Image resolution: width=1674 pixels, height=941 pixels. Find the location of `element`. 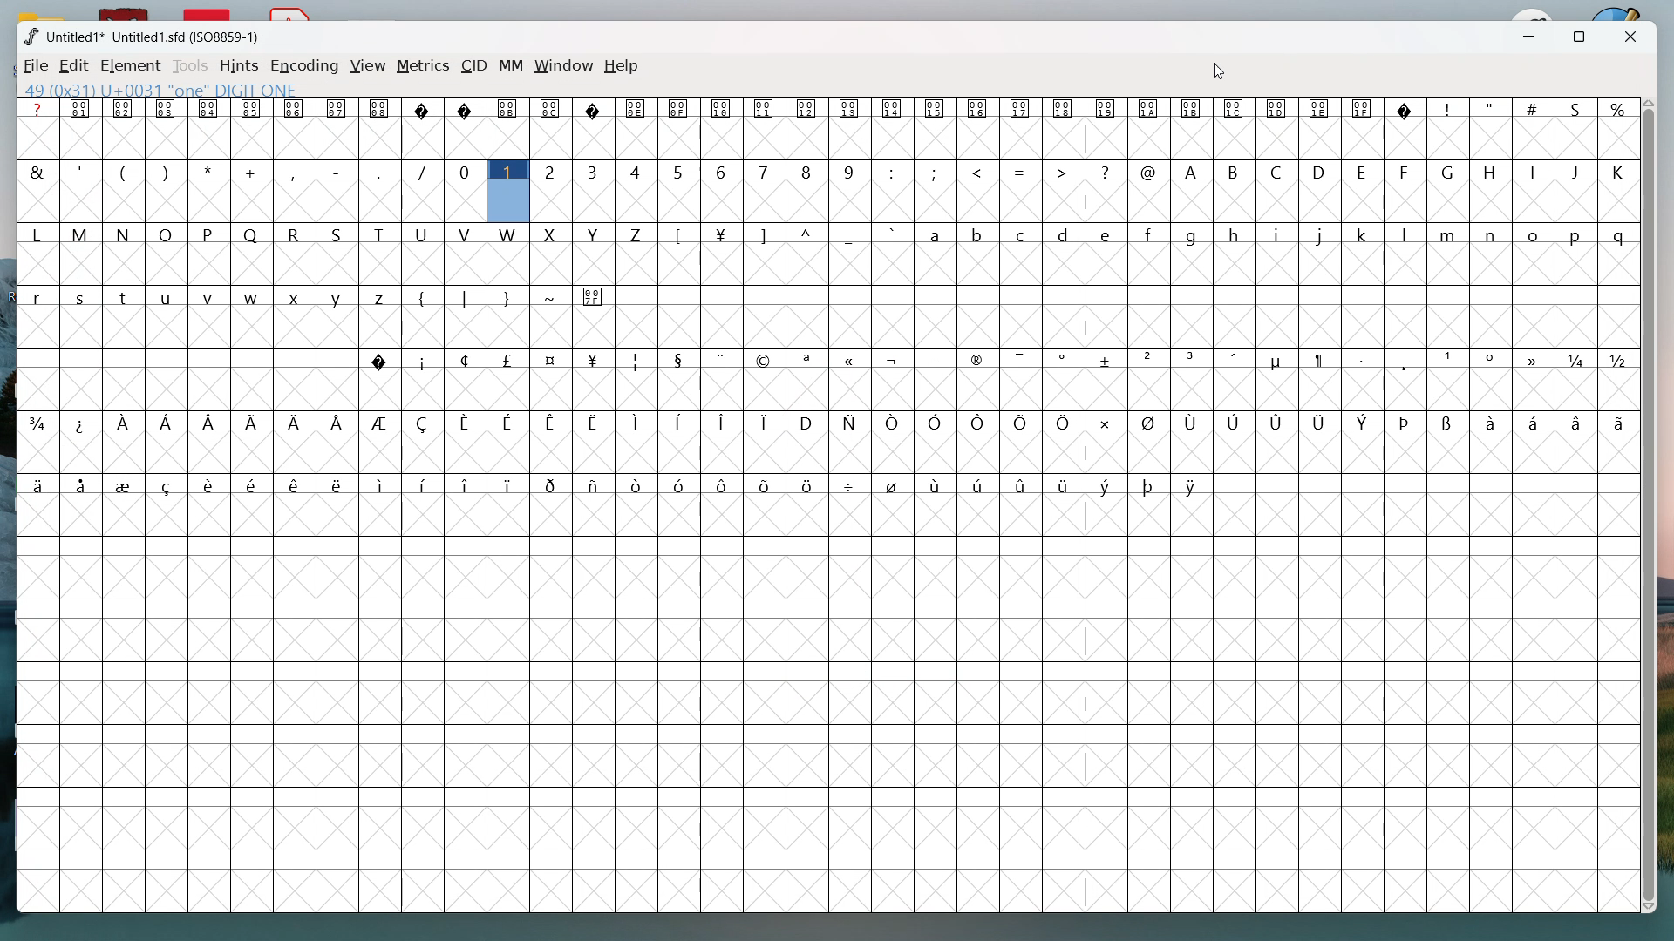

element is located at coordinates (132, 65).